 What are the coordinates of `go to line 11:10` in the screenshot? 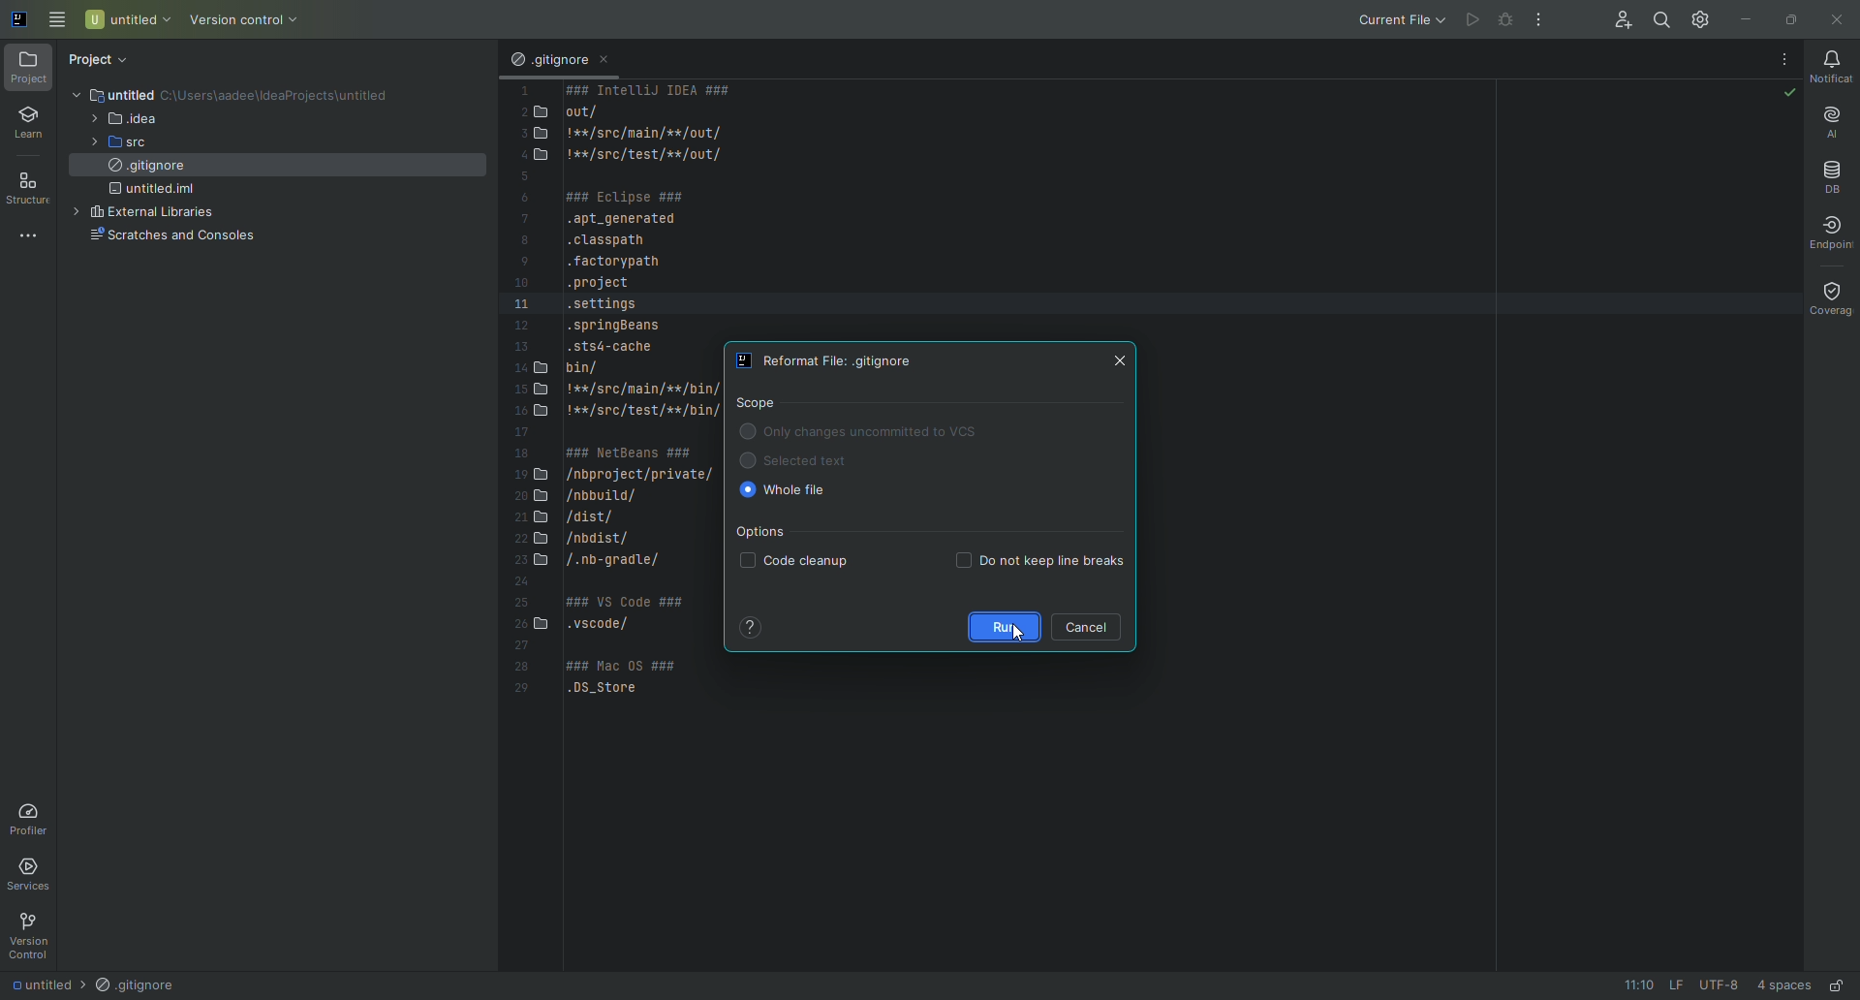 It's located at (1629, 985).